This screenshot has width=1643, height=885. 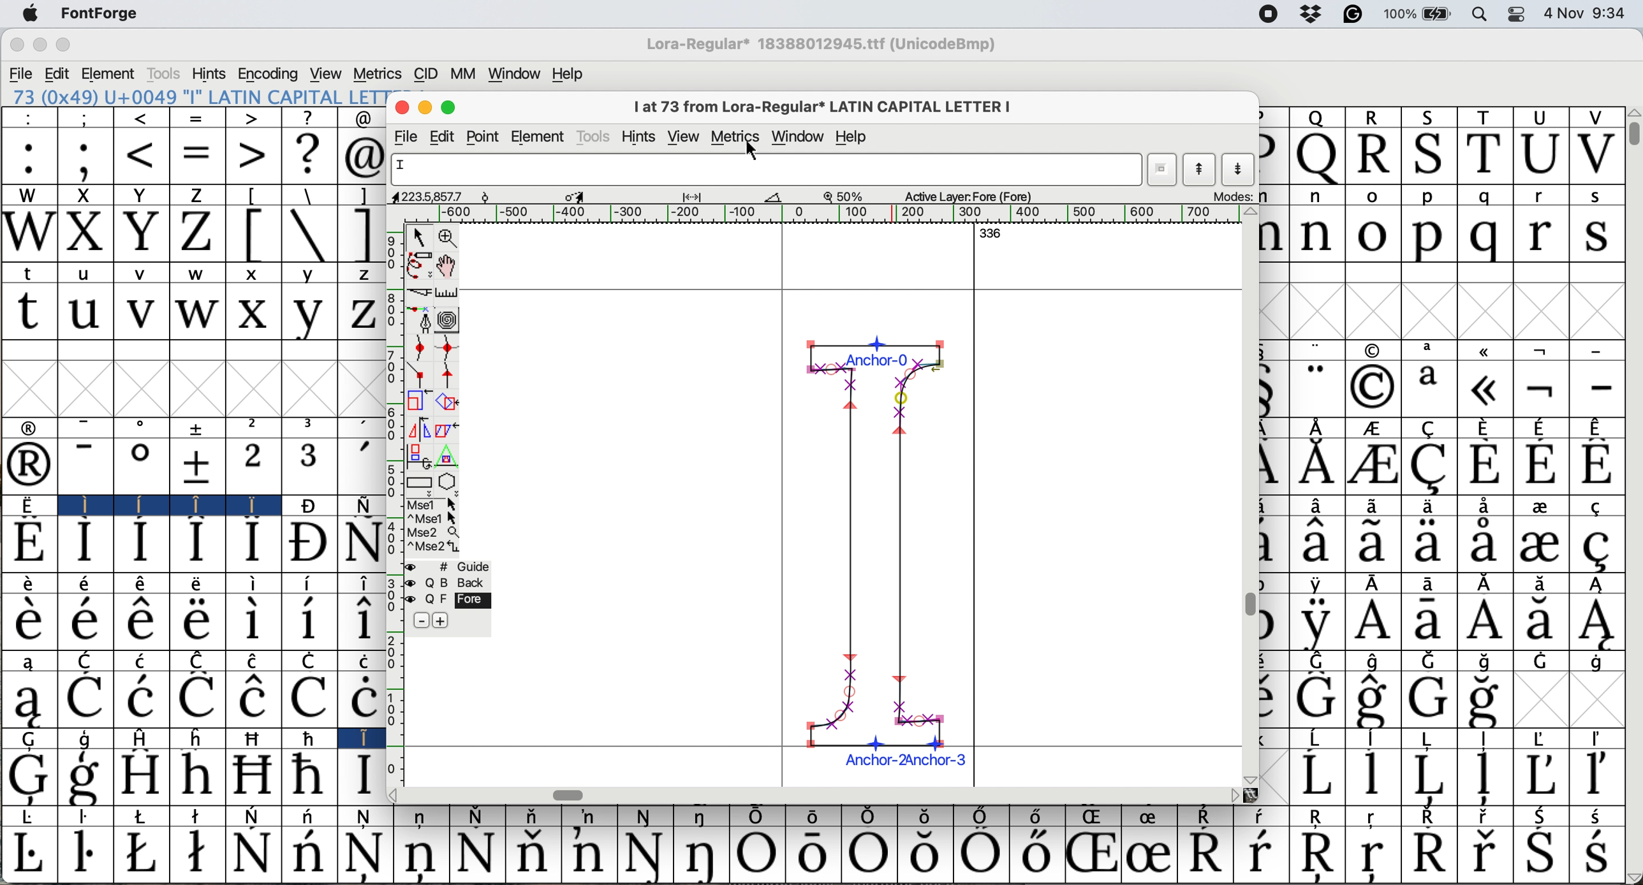 What do you see at coordinates (361, 698) in the screenshot?
I see `Symbol` at bounding box center [361, 698].